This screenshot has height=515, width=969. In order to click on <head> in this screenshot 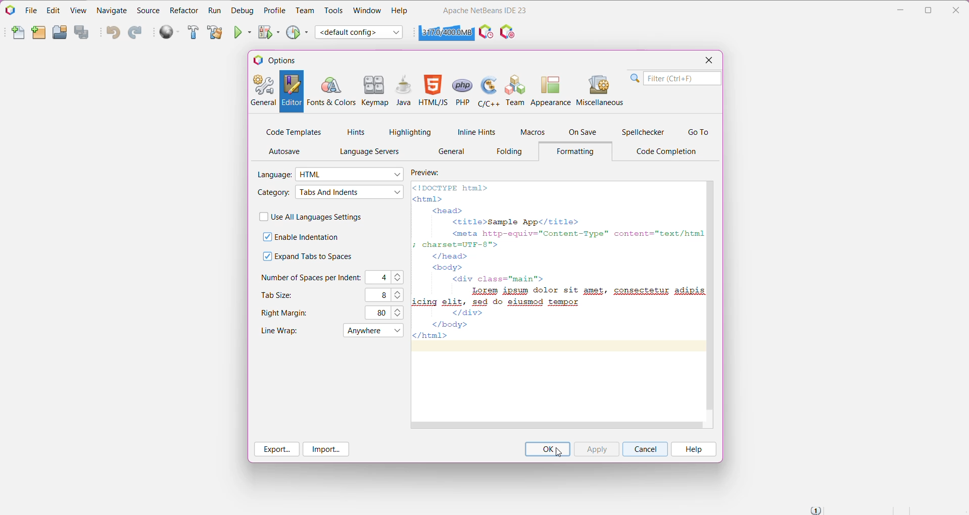, I will do `click(446, 211)`.